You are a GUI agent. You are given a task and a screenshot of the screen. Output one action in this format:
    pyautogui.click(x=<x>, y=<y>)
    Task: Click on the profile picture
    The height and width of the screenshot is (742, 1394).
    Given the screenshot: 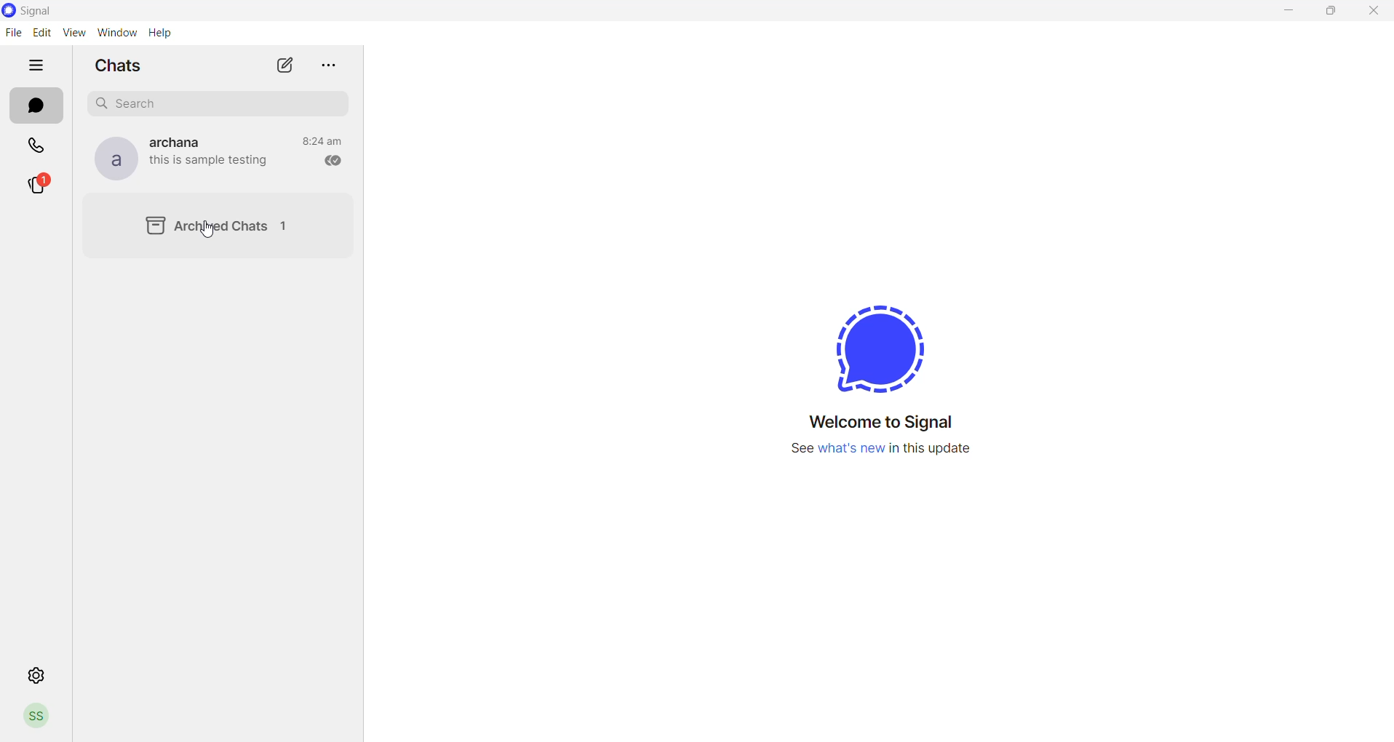 What is the action you would take?
    pyautogui.click(x=111, y=159)
    